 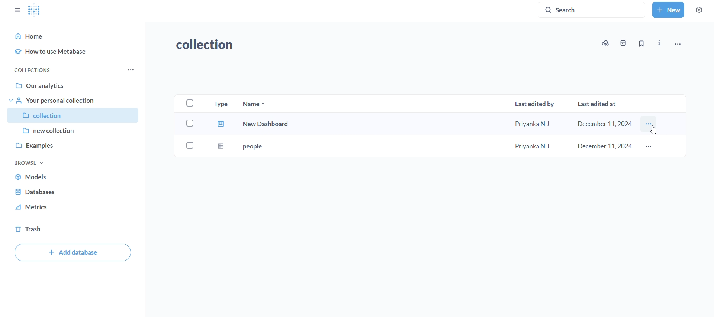 I want to click on last edited by, so click(x=534, y=103).